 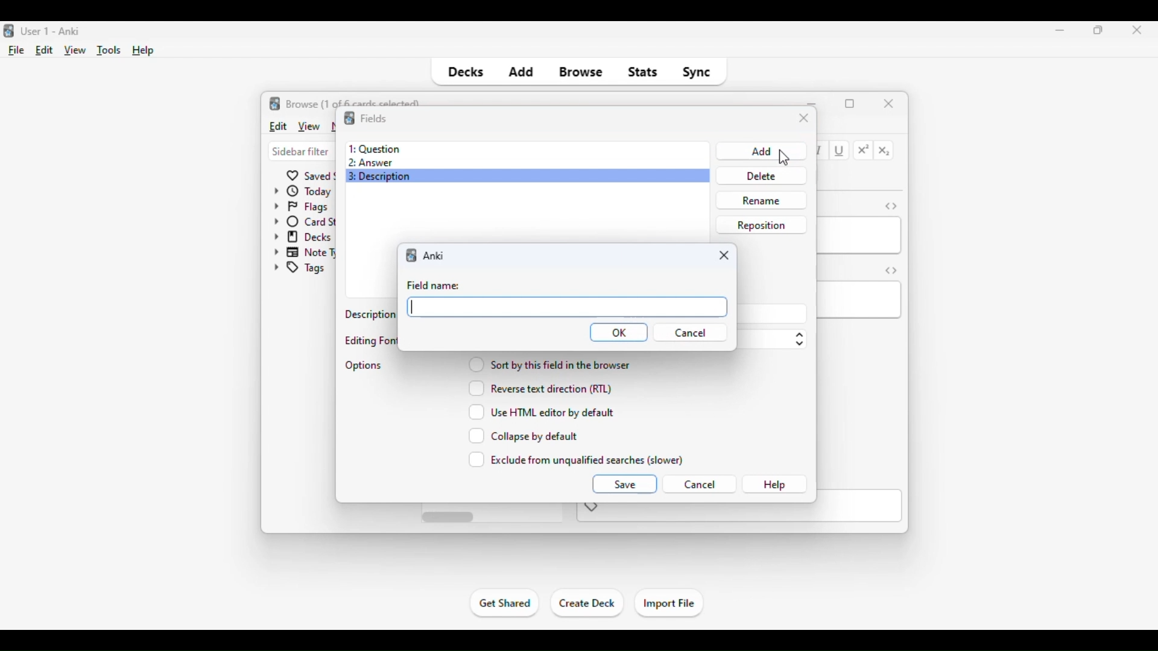 What do you see at coordinates (370, 163) in the screenshot?
I see `2: Answer` at bounding box center [370, 163].